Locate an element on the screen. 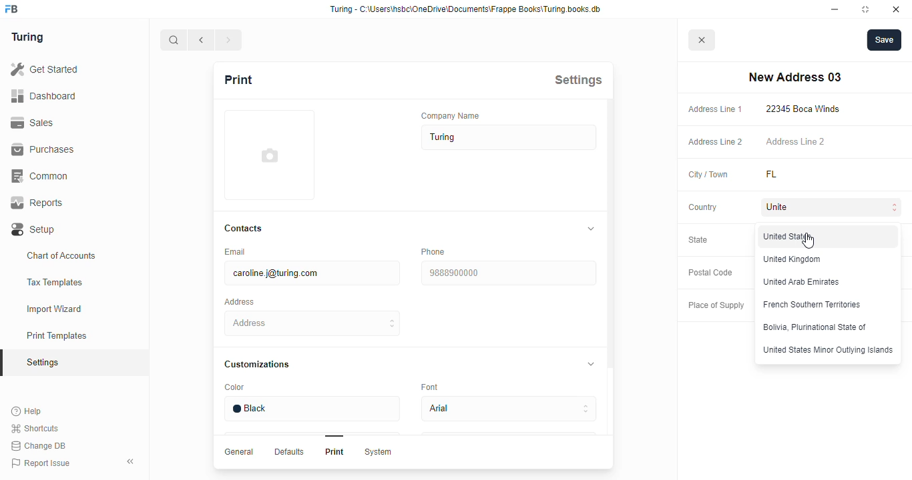 The image size is (912, 480). change DB is located at coordinates (38, 446).